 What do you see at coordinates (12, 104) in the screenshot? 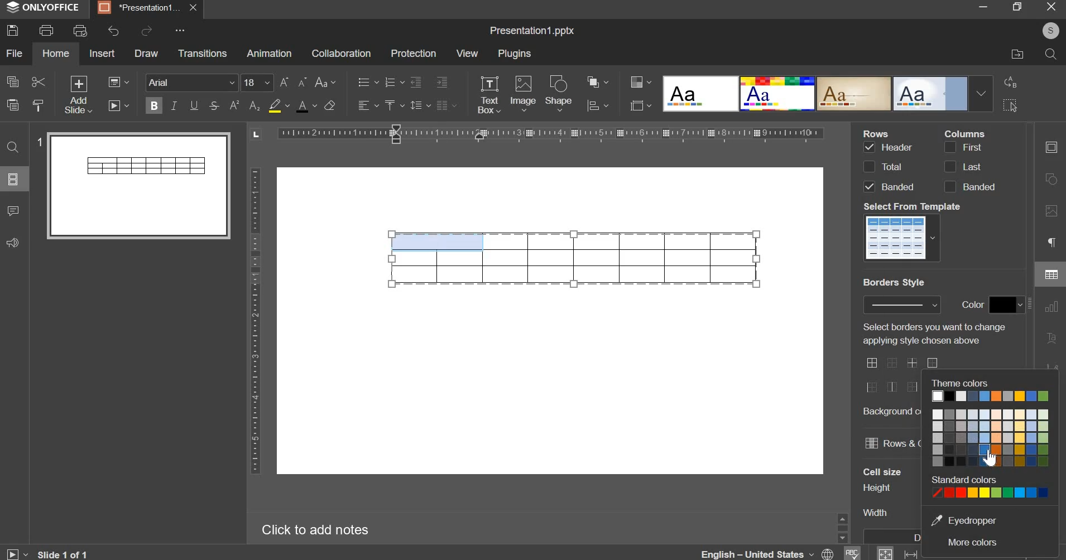
I see `paste` at bounding box center [12, 104].